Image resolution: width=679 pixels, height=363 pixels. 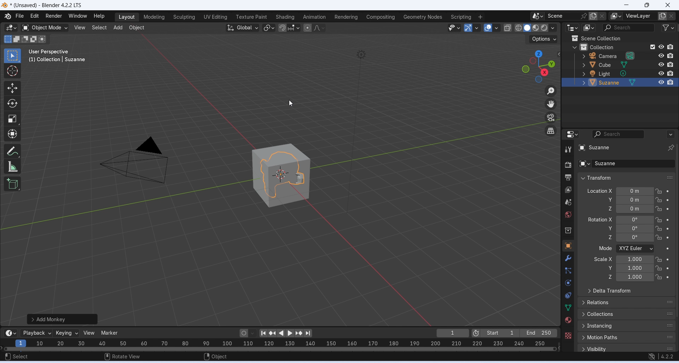 I want to click on jump to keyframe, so click(x=300, y=333).